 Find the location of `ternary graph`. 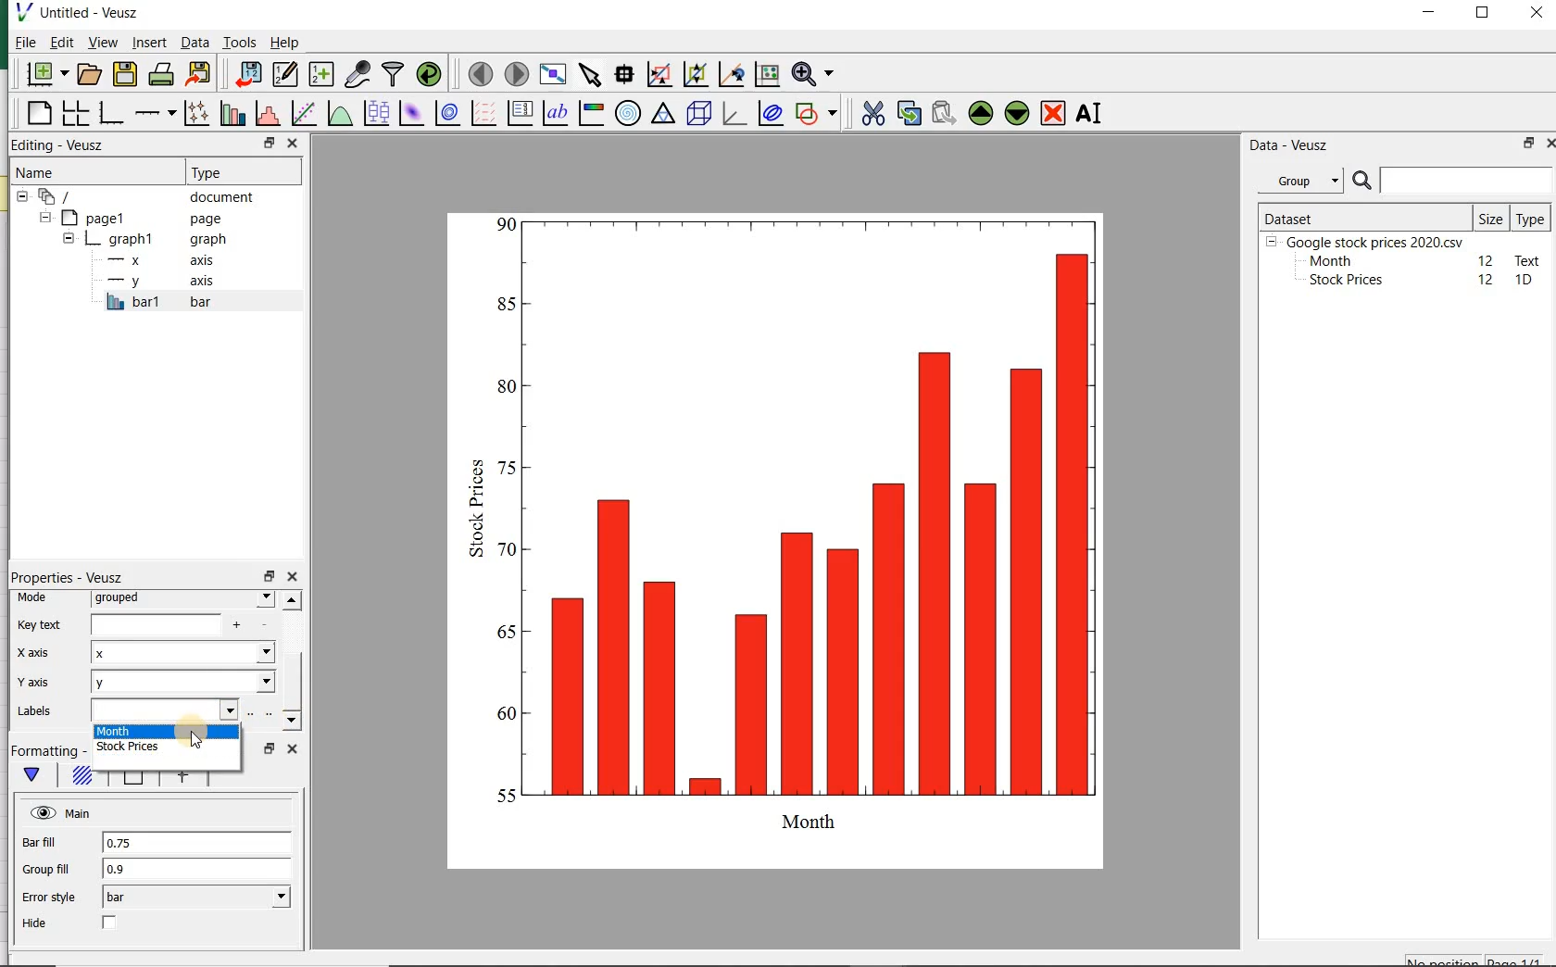

ternary graph is located at coordinates (662, 115).